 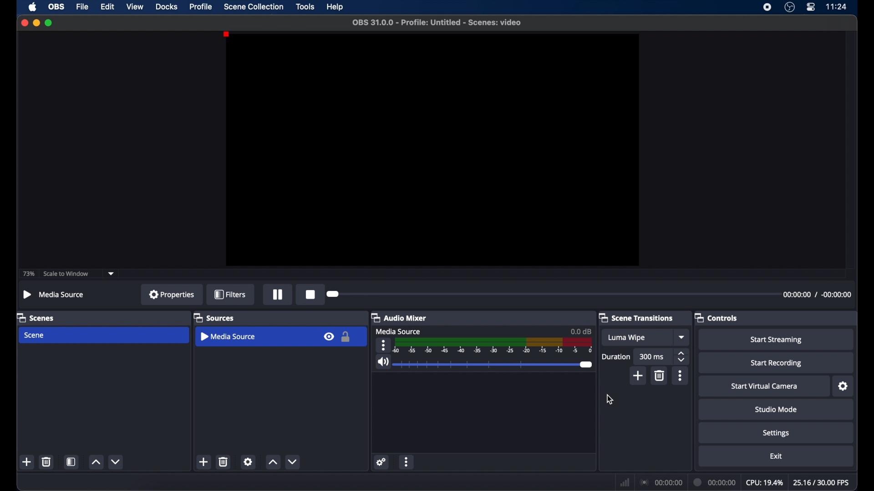 I want to click on slider, so click(x=334, y=294).